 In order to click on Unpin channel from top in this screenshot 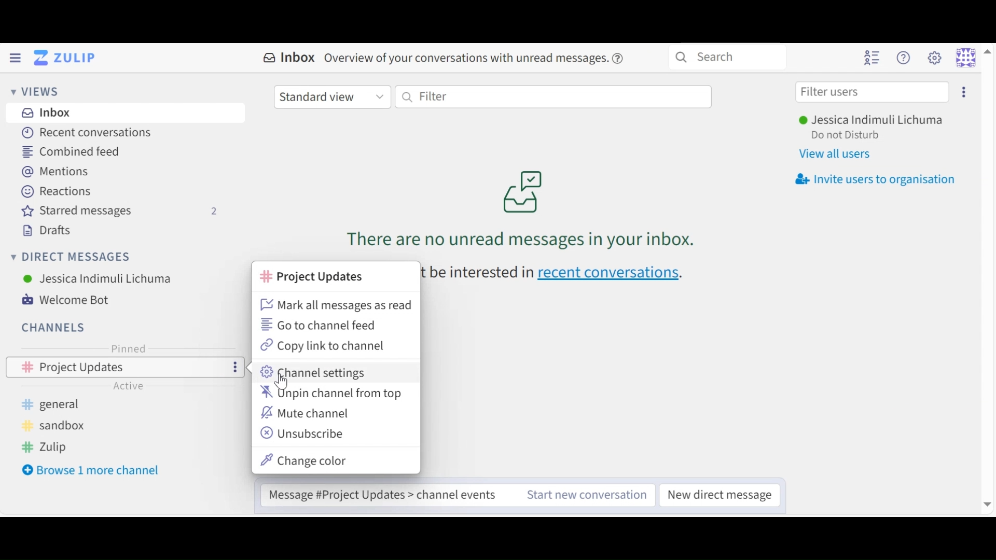, I will do `click(330, 393)`.